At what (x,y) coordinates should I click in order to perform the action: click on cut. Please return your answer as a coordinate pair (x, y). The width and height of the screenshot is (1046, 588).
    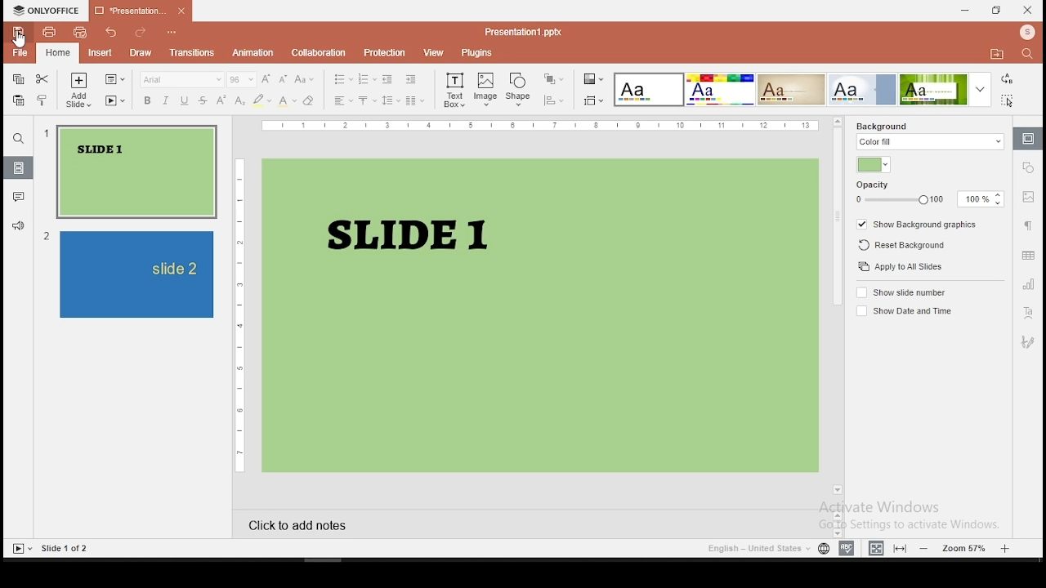
    Looking at the image, I should click on (42, 78).